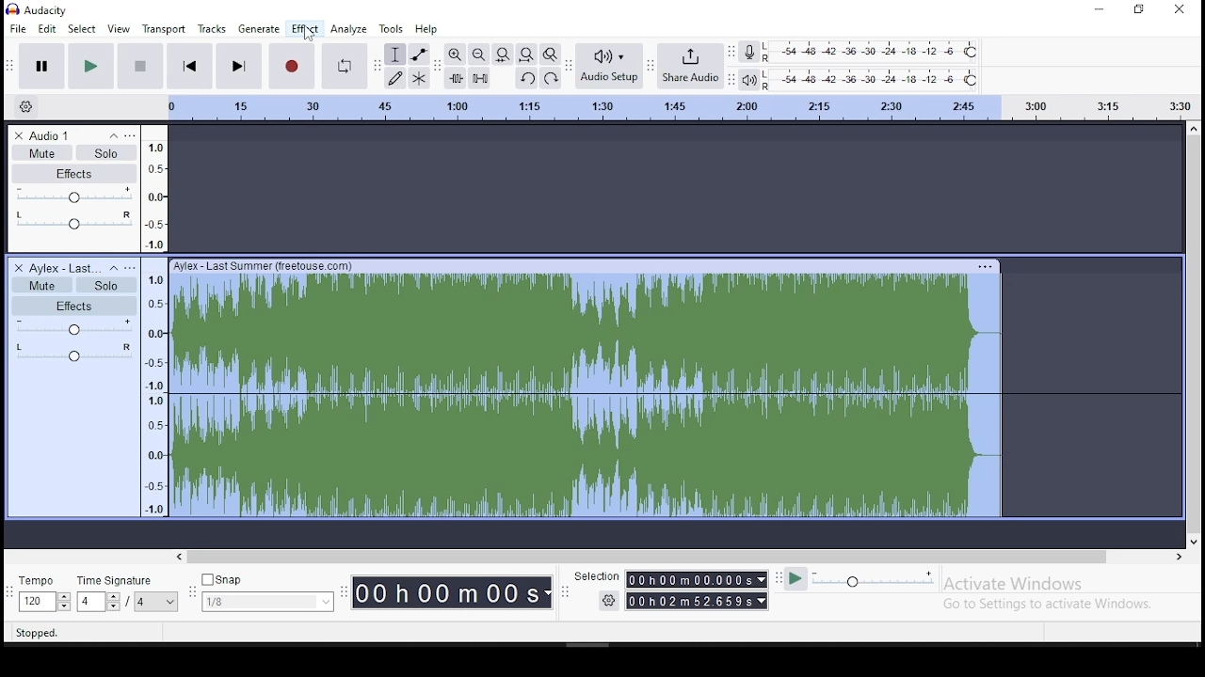 The width and height of the screenshot is (1205, 677). I want to click on file, so click(18, 28).